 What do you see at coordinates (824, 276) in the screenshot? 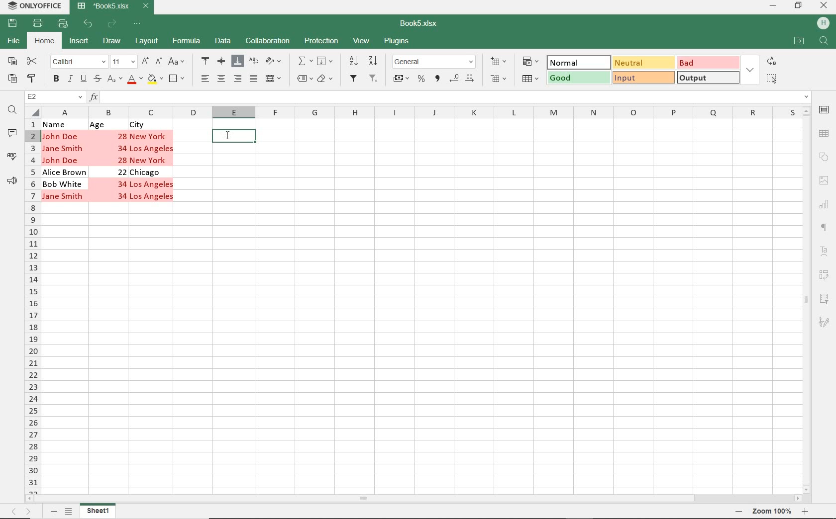
I see `PIVOT TABLE` at bounding box center [824, 276].